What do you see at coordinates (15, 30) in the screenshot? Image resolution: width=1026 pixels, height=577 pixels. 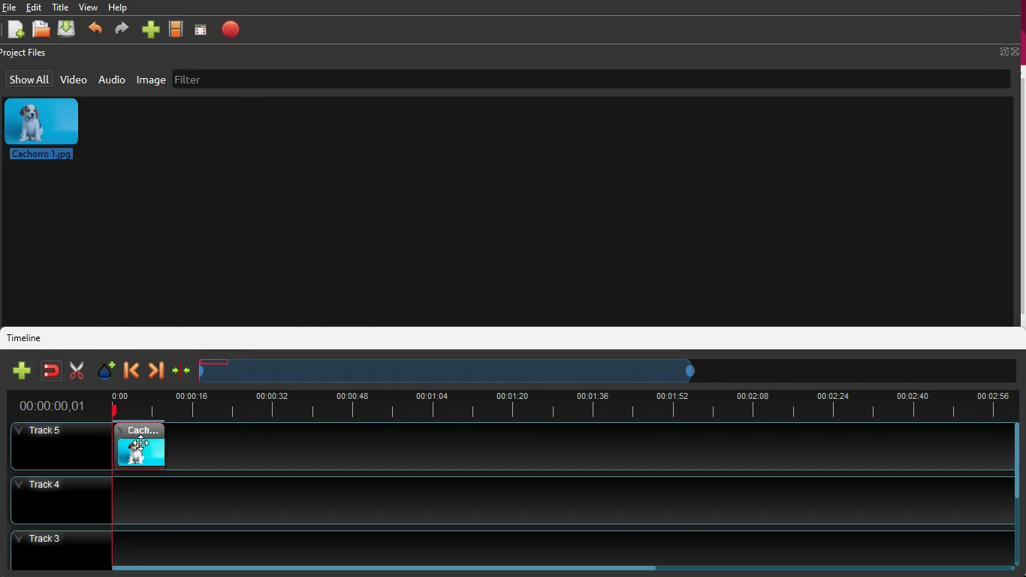 I see `new` at bounding box center [15, 30].